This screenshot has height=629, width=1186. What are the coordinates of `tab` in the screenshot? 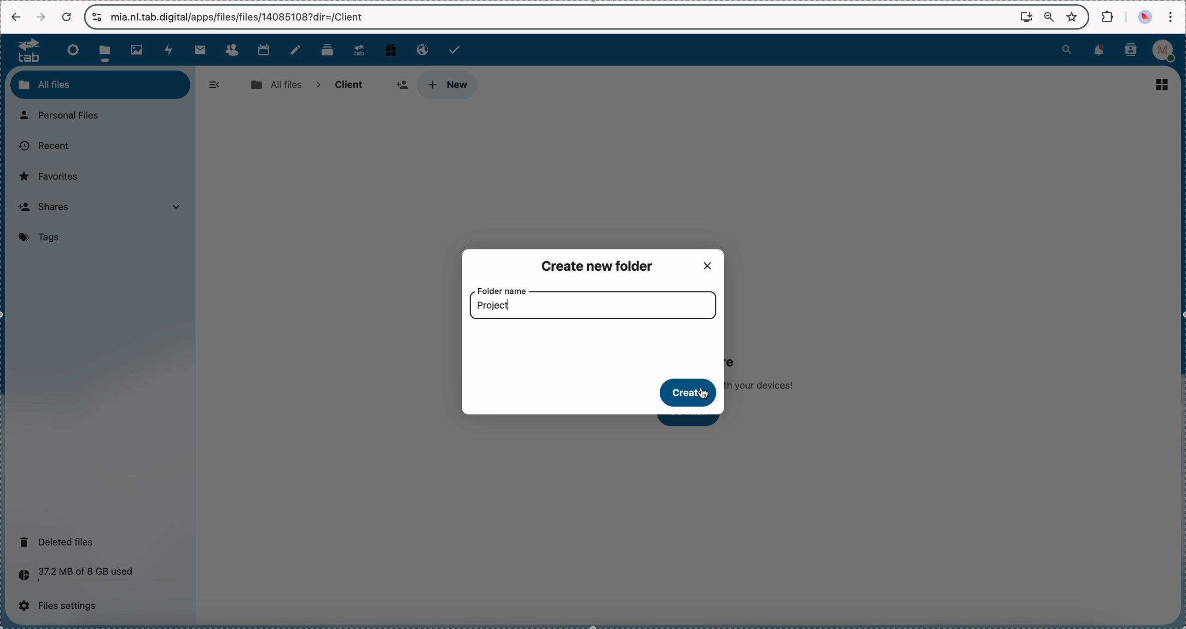 It's located at (24, 50).